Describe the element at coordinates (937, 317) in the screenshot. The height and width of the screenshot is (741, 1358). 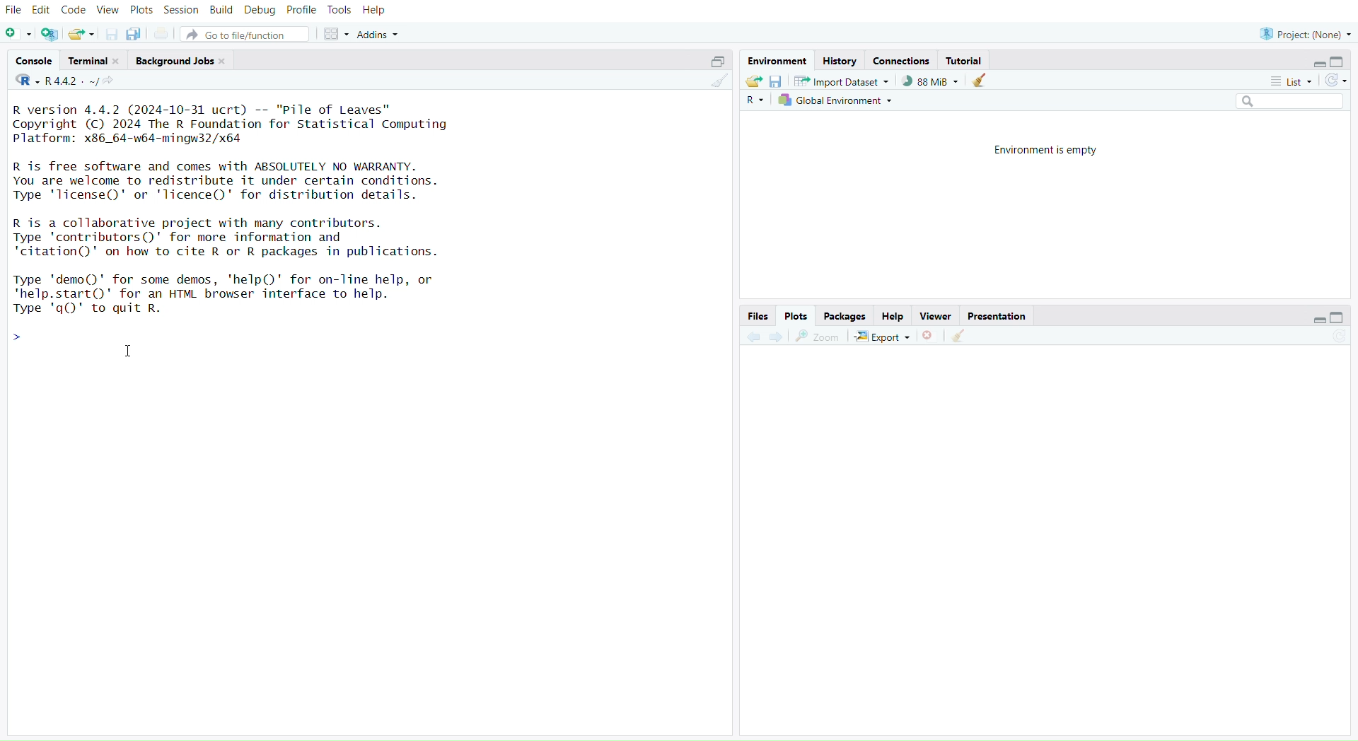
I see `viewer` at that location.